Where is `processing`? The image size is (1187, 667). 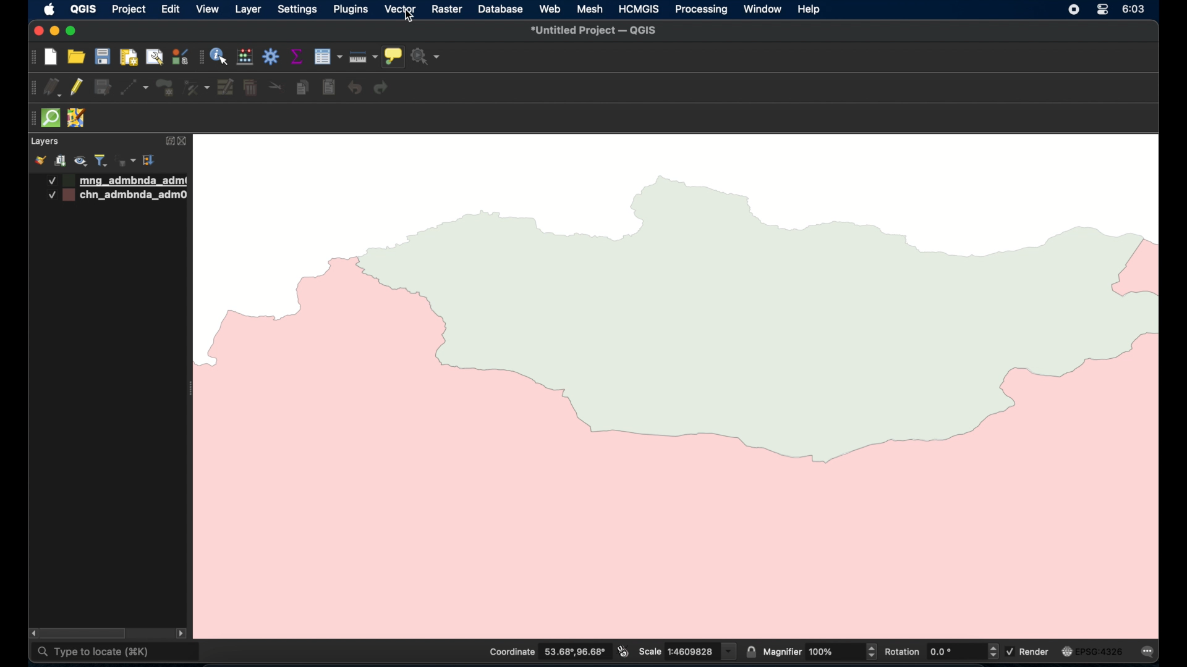 processing is located at coordinates (702, 10).